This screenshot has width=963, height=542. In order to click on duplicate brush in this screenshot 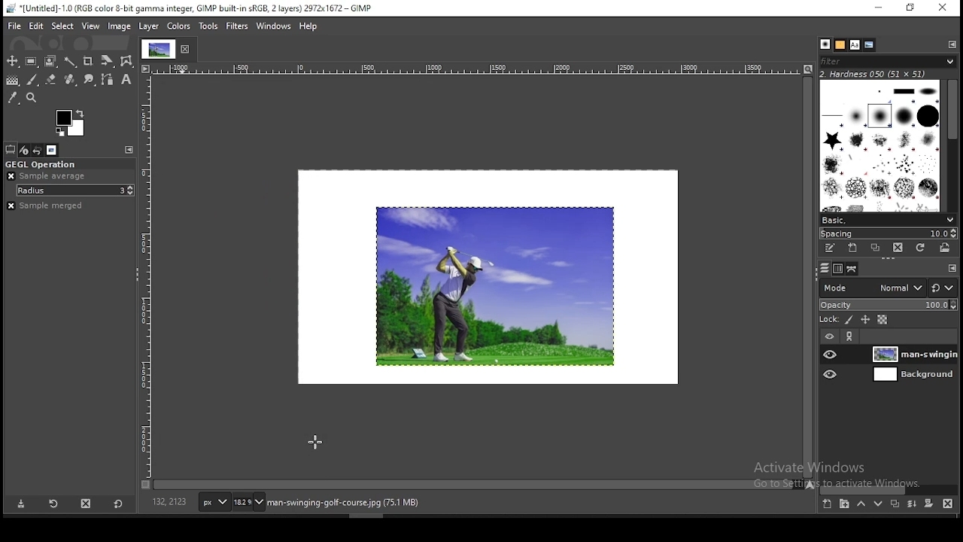, I will do `click(876, 248)`.